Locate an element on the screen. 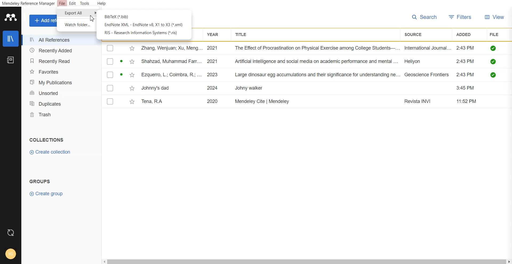  All References is located at coordinates (59, 40).